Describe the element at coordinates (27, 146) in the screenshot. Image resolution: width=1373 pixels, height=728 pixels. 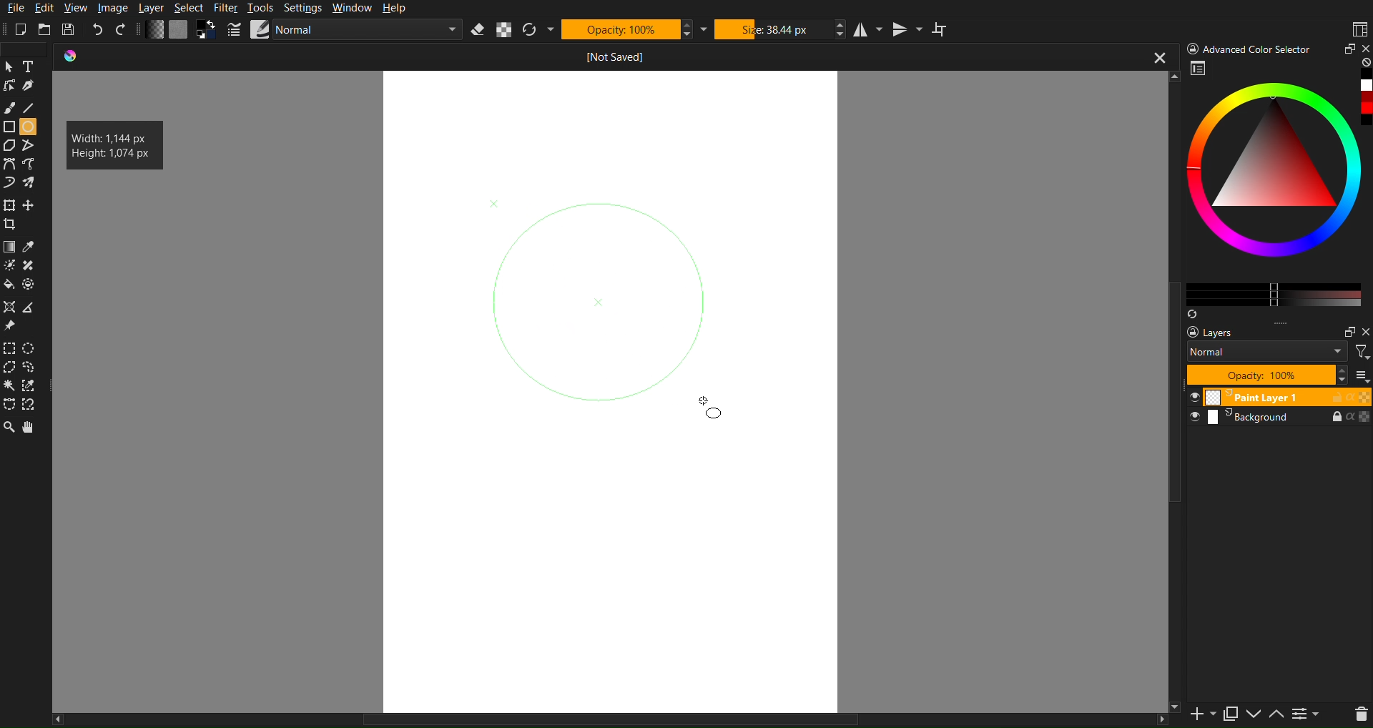
I see `Free polygon` at that location.